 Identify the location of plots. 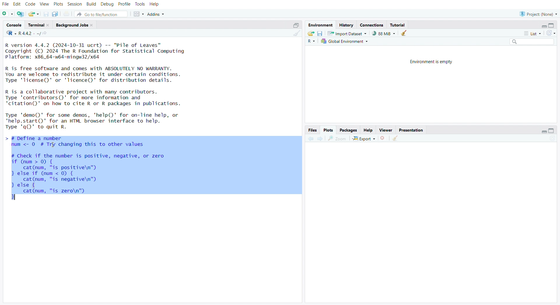
(58, 4).